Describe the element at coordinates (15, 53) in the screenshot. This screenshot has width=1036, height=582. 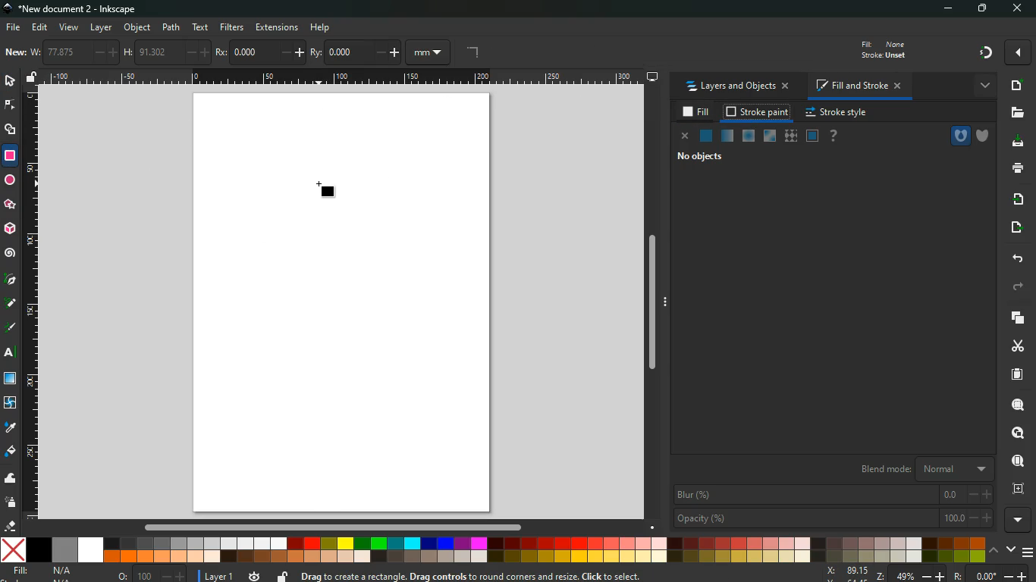
I see `new` at that location.